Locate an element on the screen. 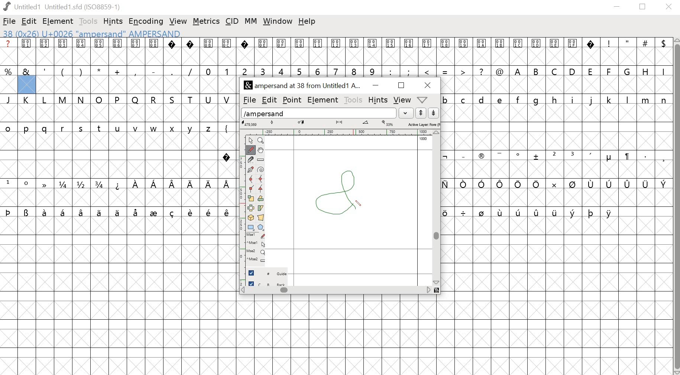  G is located at coordinates (628, 71).